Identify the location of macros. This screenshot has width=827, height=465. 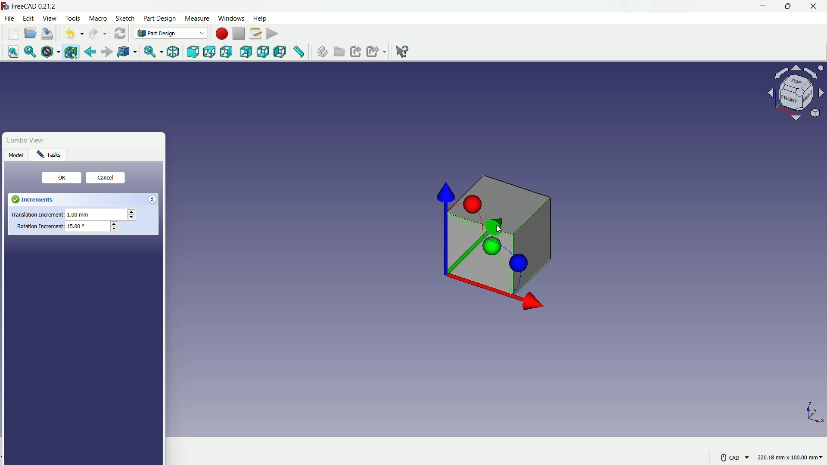
(255, 33).